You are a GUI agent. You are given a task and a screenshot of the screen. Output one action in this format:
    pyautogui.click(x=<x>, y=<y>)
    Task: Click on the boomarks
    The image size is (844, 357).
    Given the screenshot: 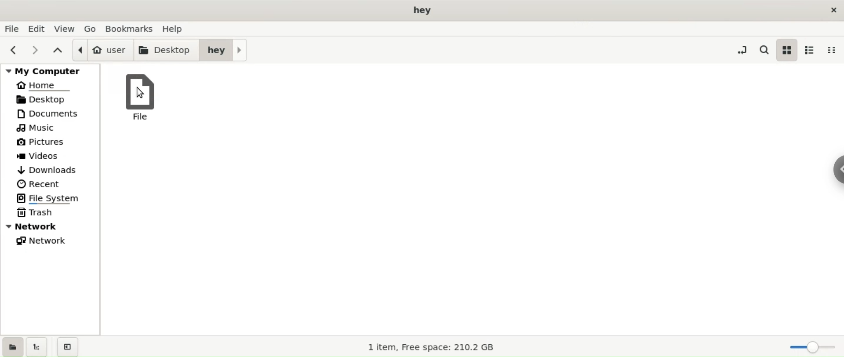 What is the action you would take?
    pyautogui.click(x=132, y=29)
    